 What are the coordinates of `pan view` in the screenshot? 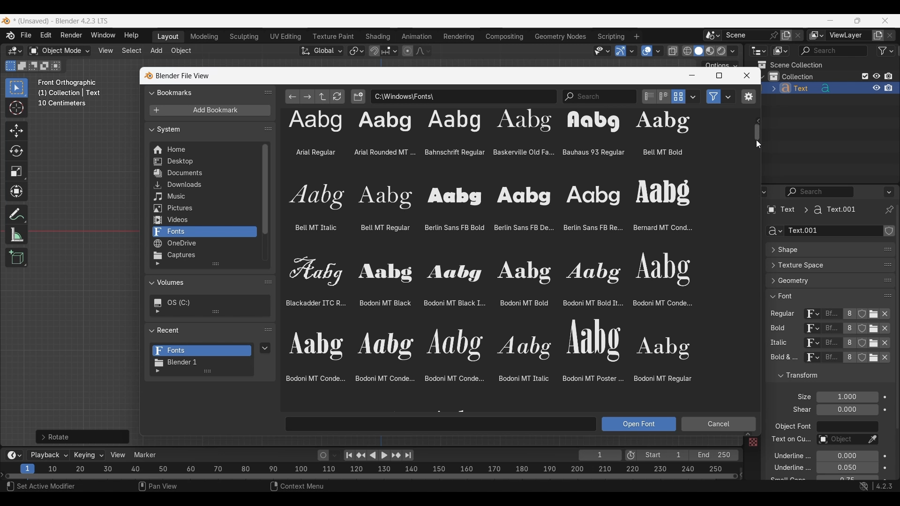 It's located at (169, 487).